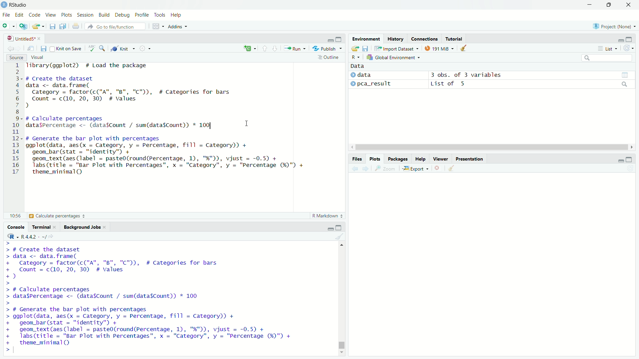 Image resolution: width=639 pixels, height=359 pixels. Describe the element at coordinates (440, 159) in the screenshot. I see `viewer` at that location.